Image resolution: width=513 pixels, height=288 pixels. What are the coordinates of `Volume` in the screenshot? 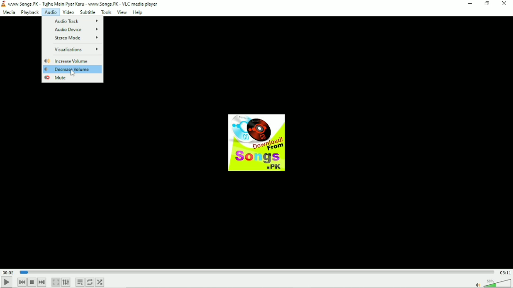 It's located at (492, 282).